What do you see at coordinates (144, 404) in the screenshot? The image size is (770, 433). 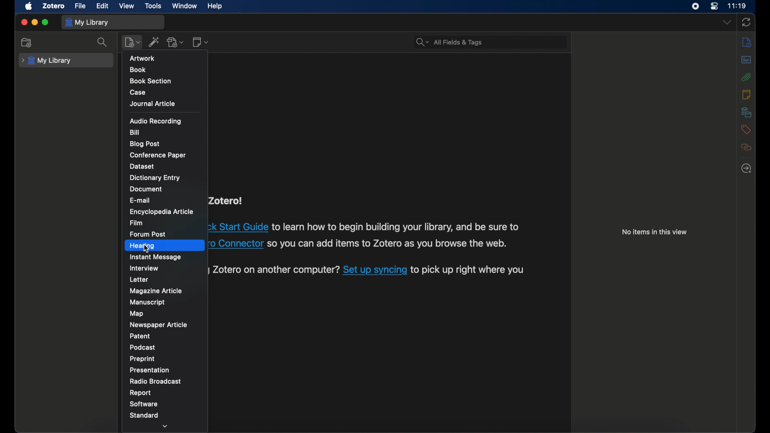 I see `software` at bounding box center [144, 404].